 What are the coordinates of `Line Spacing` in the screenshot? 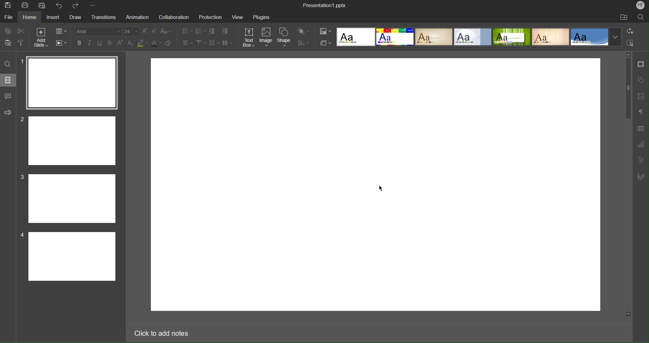 It's located at (213, 42).